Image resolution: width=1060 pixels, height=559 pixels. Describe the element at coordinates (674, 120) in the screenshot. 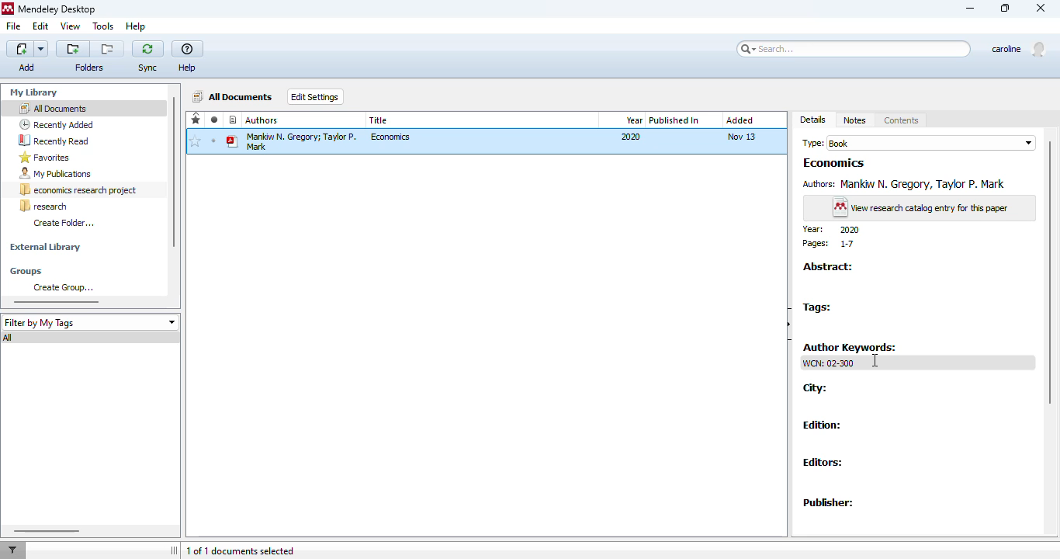

I see `published in` at that location.